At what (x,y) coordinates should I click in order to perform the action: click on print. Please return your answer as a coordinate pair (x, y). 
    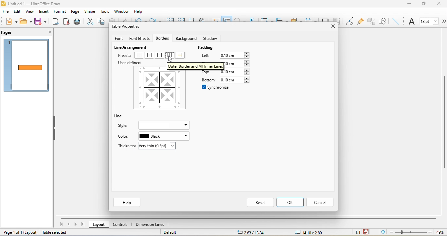
    Looking at the image, I should click on (77, 21).